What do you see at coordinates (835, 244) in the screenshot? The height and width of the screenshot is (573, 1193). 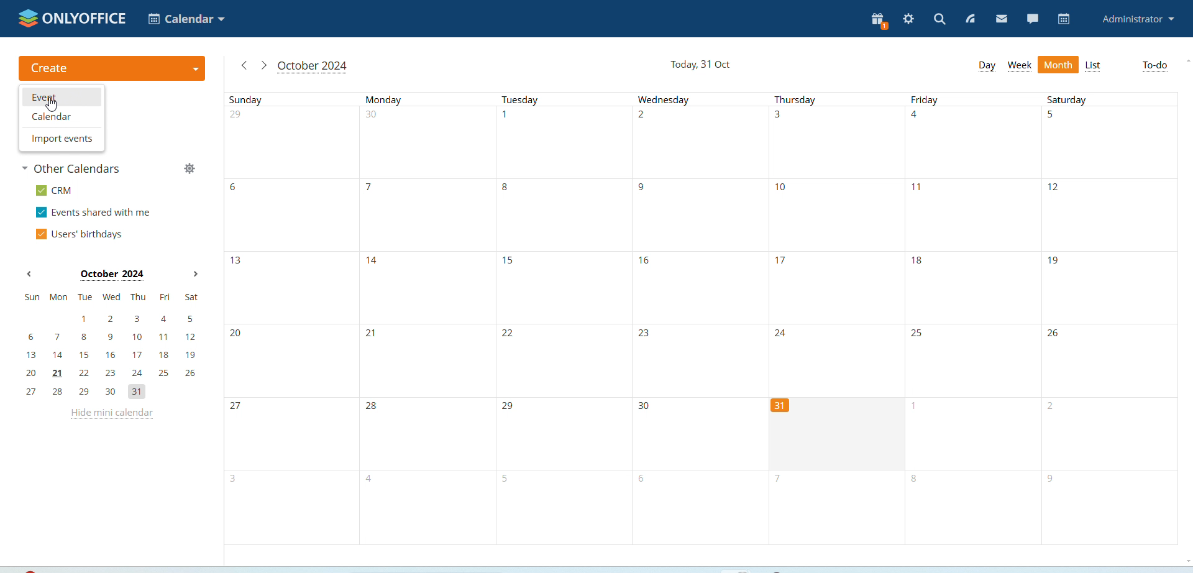 I see `Thursdays` at bounding box center [835, 244].